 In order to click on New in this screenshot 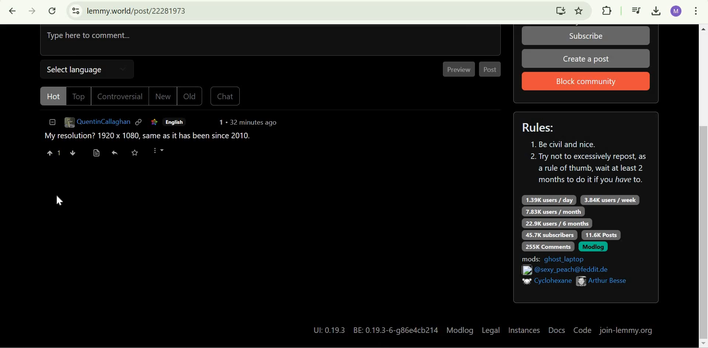, I will do `click(159, 97)`.